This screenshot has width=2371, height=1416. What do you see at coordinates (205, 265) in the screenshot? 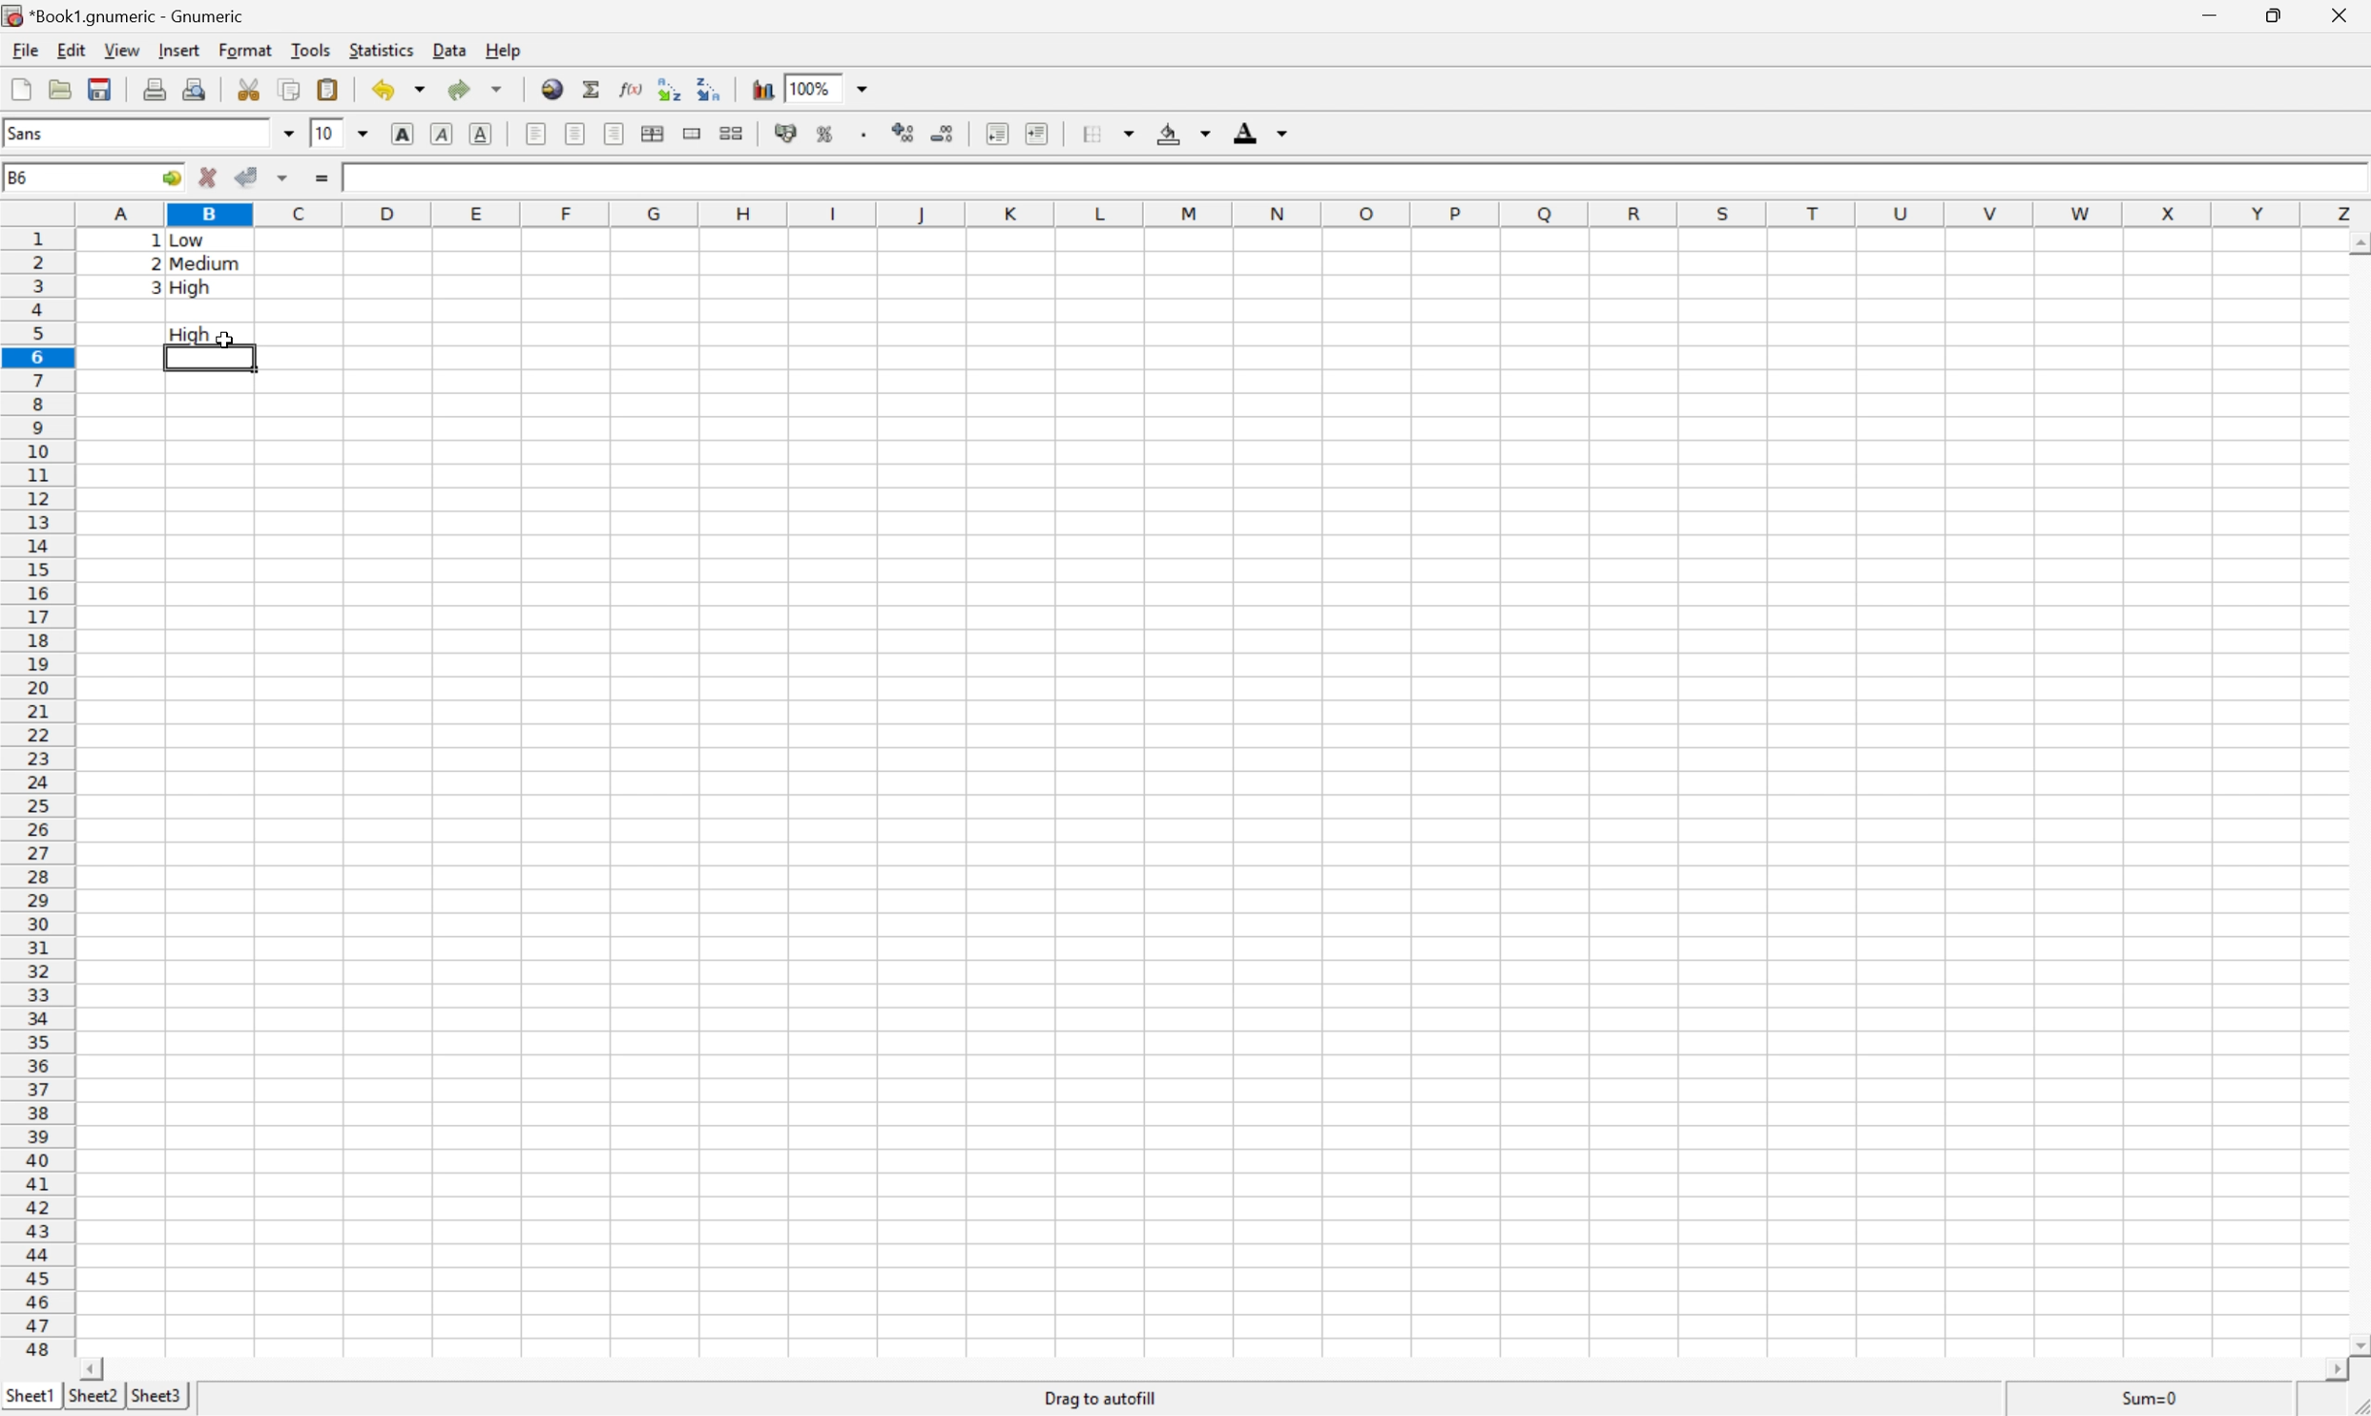
I see `Medium` at bounding box center [205, 265].